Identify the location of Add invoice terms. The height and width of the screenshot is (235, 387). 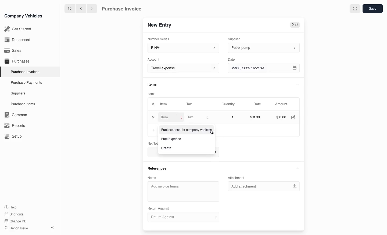
(184, 192).